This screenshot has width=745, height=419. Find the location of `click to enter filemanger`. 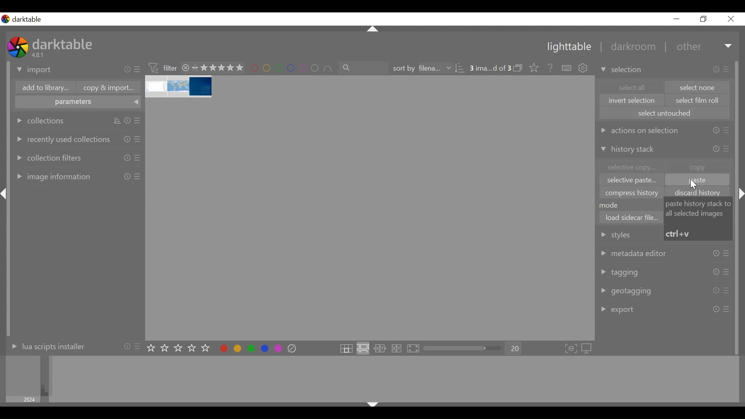

click to enter filemanger is located at coordinates (346, 349).